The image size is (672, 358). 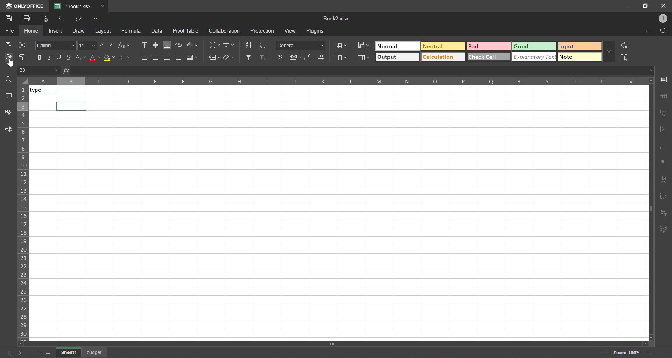 What do you see at coordinates (45, 19) in the screenshot?
I see `quick print` at bounding box center [45, 19].